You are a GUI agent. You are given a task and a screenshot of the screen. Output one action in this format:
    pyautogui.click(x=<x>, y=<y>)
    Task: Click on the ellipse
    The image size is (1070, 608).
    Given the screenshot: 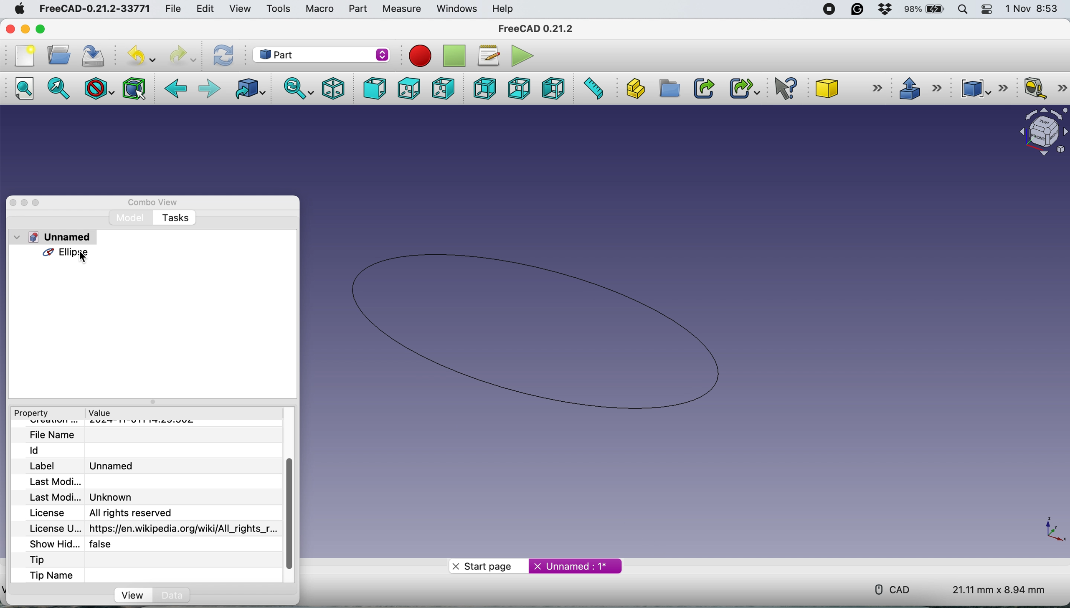 What is the action you would take?
    pyautogui.click(x=84, y=258)
    